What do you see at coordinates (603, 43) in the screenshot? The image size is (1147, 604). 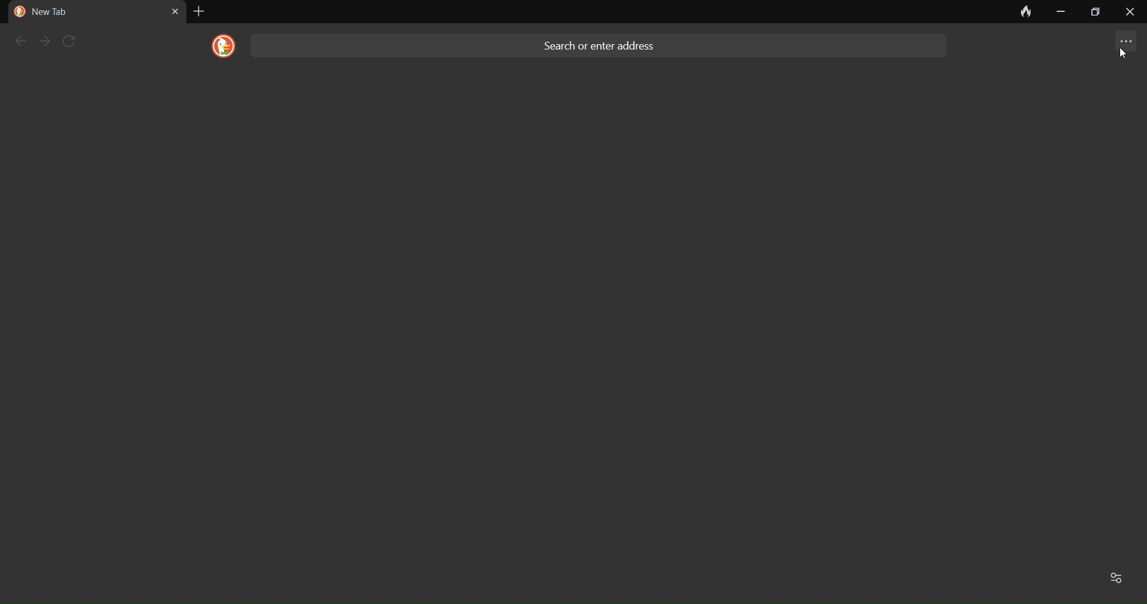 I see `search or enter address` at bounding box center [603, 43].